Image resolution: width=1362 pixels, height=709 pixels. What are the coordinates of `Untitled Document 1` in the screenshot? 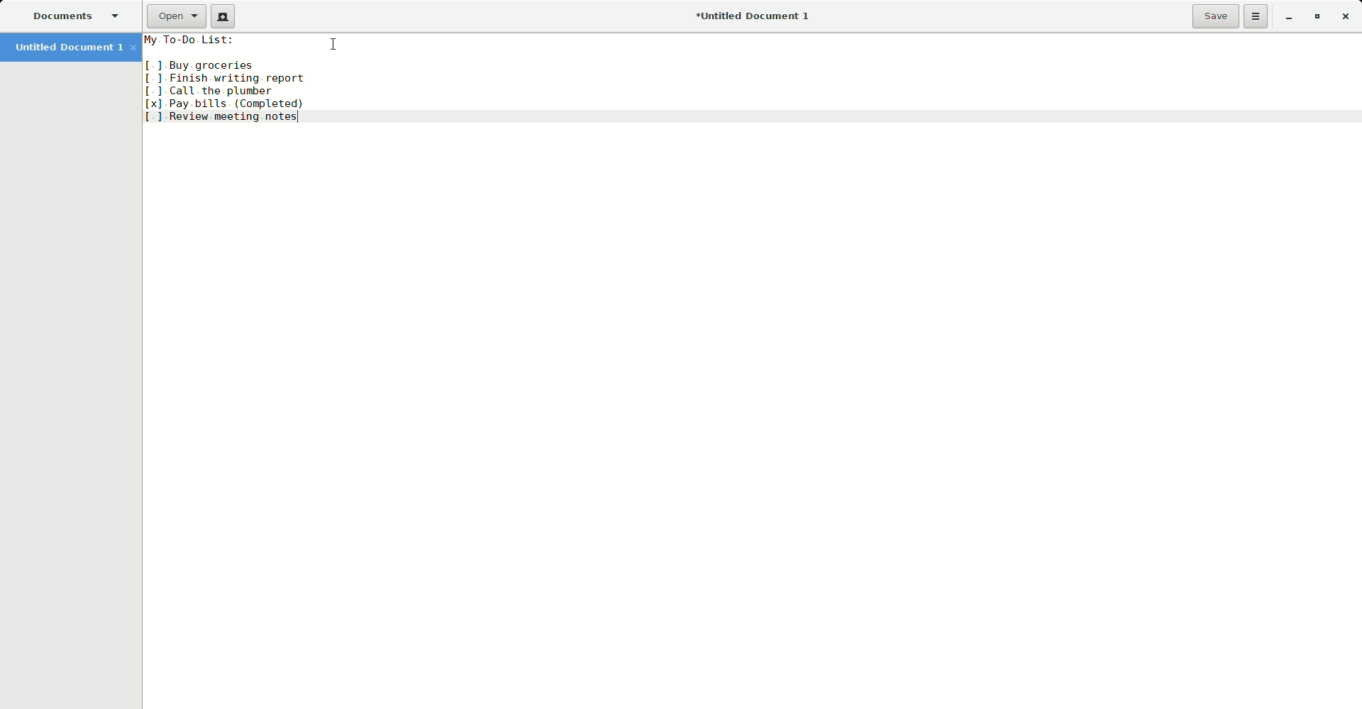 It's located at (68, 48).